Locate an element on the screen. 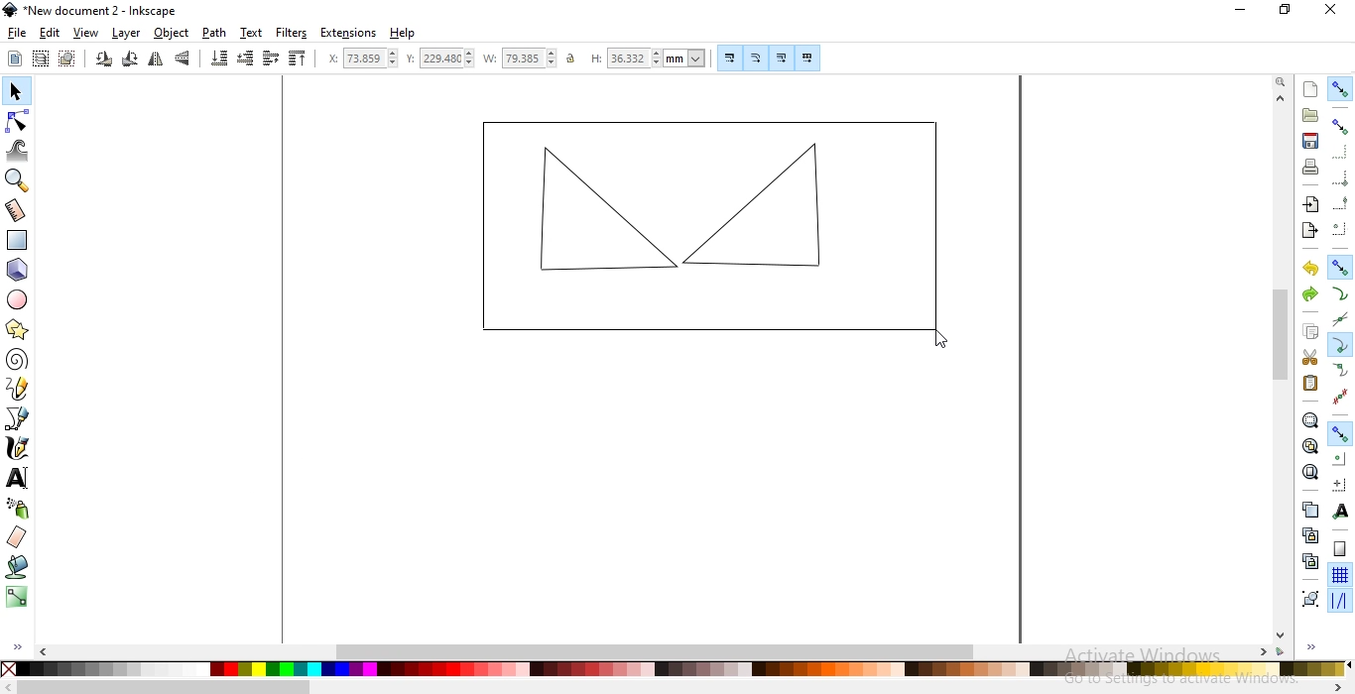 The width and height of the screenshot is (1355, 694). create and edit gradients is located at coordinates (15, 597).